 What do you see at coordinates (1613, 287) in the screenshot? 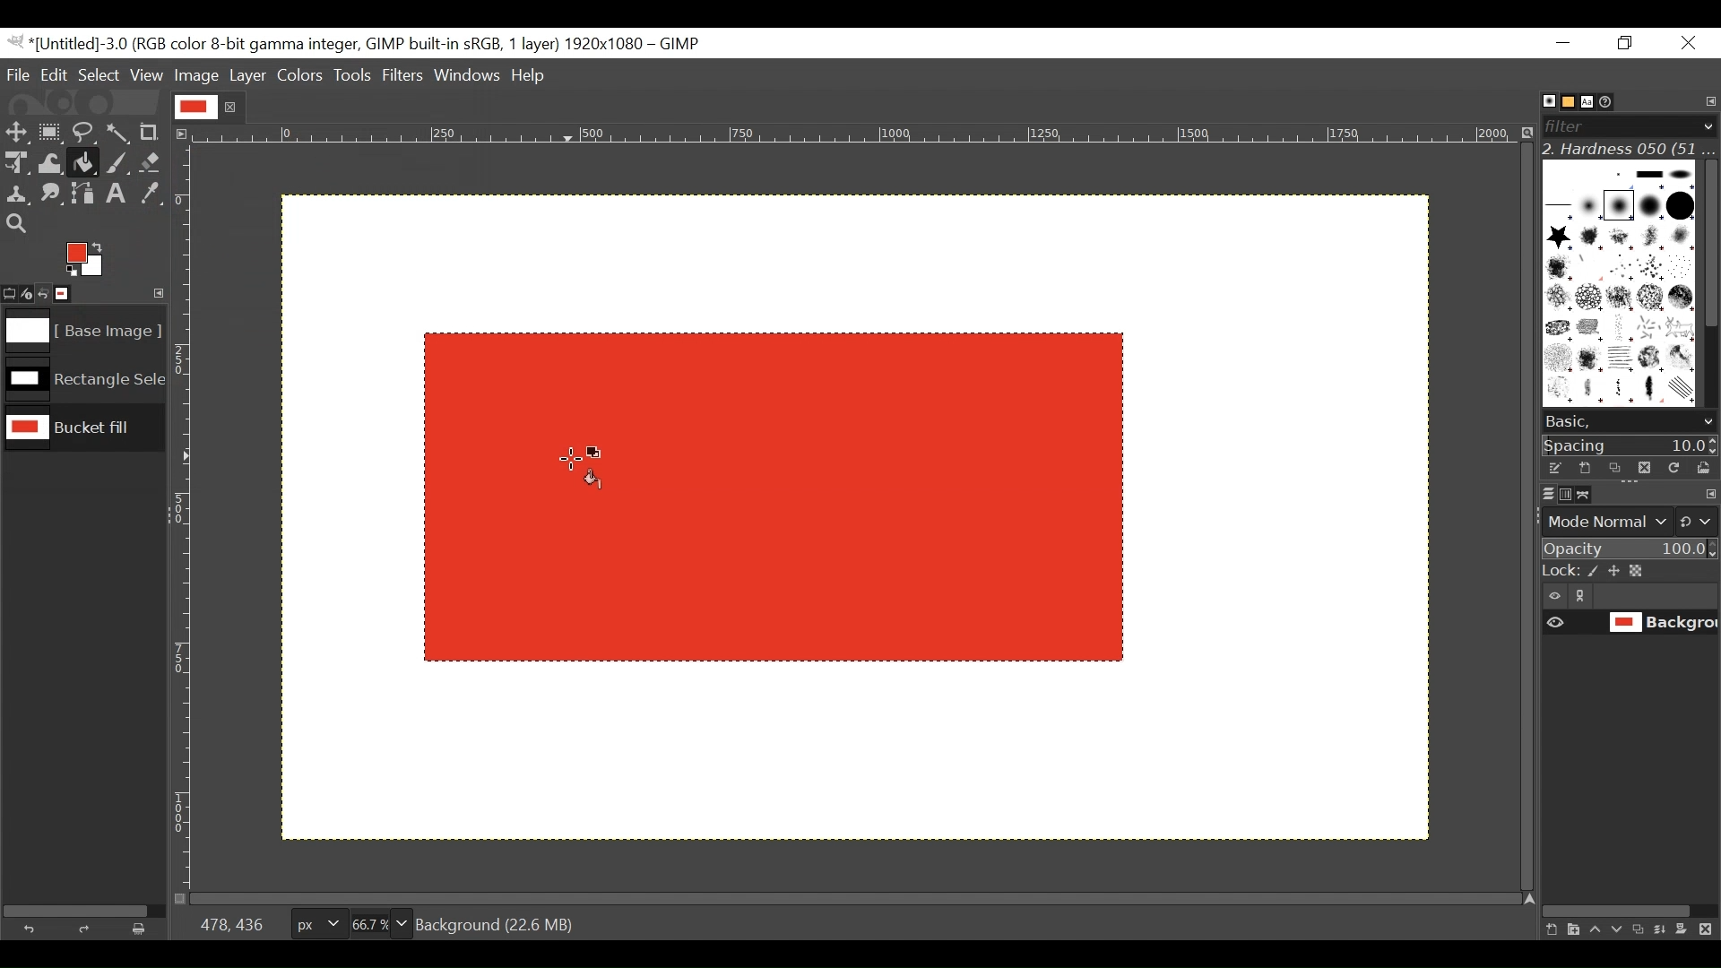
I see `Patterns` at bounding box center [1613, 287].